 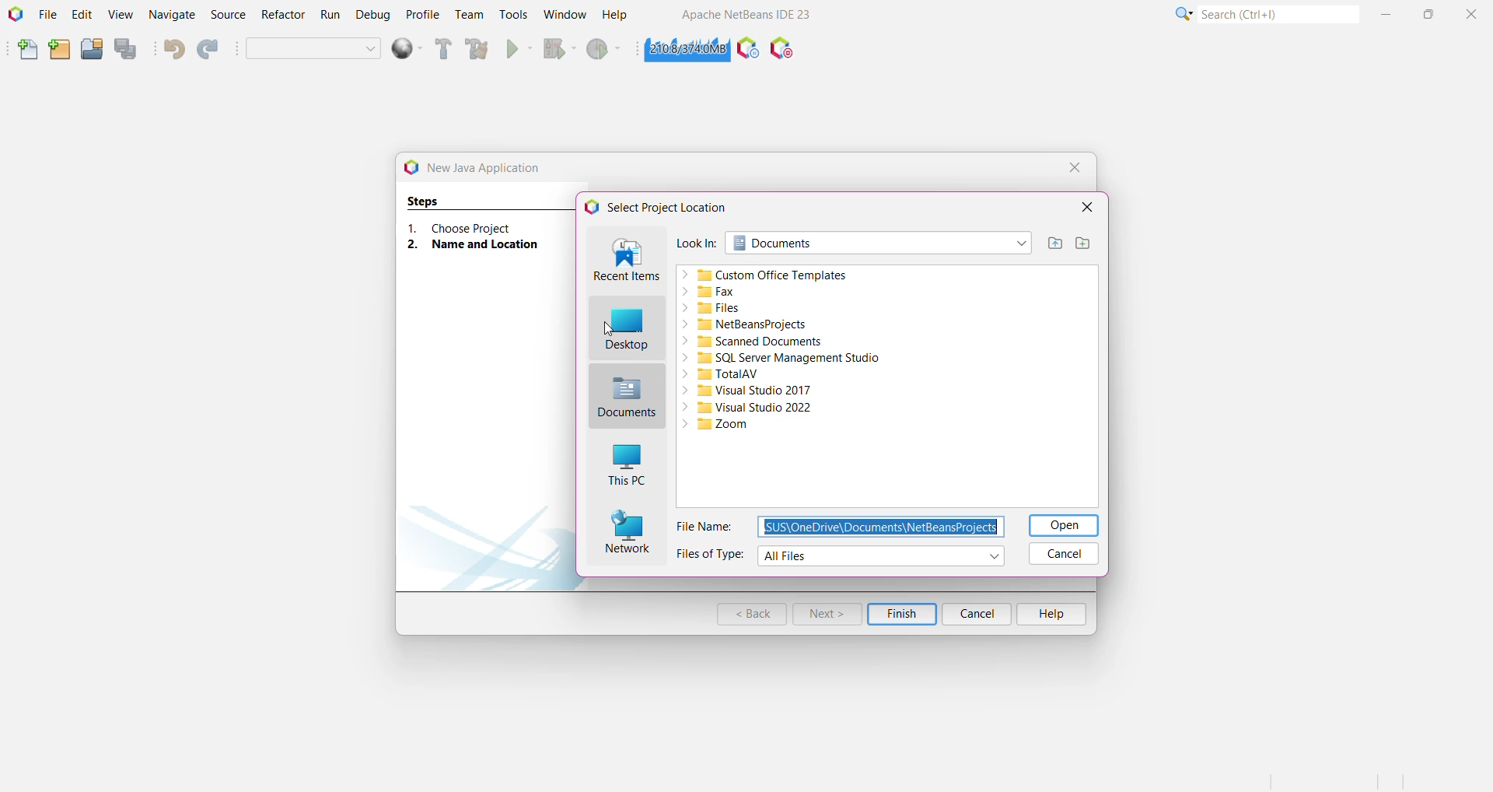 I want to click on Open Project, so click(x=91, y=51).